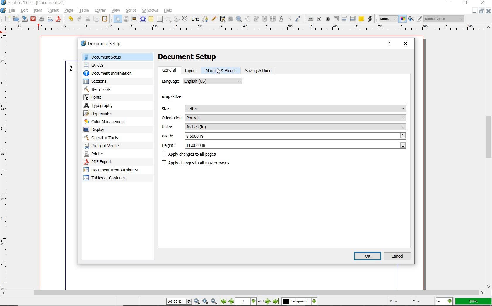 The width and height of the screenshot is (492, 306). I want to click on scroll bar, so click(242, 293).